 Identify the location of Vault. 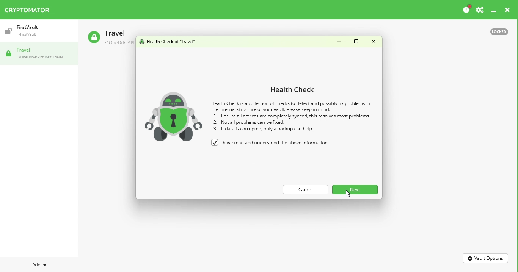
(35, 54).